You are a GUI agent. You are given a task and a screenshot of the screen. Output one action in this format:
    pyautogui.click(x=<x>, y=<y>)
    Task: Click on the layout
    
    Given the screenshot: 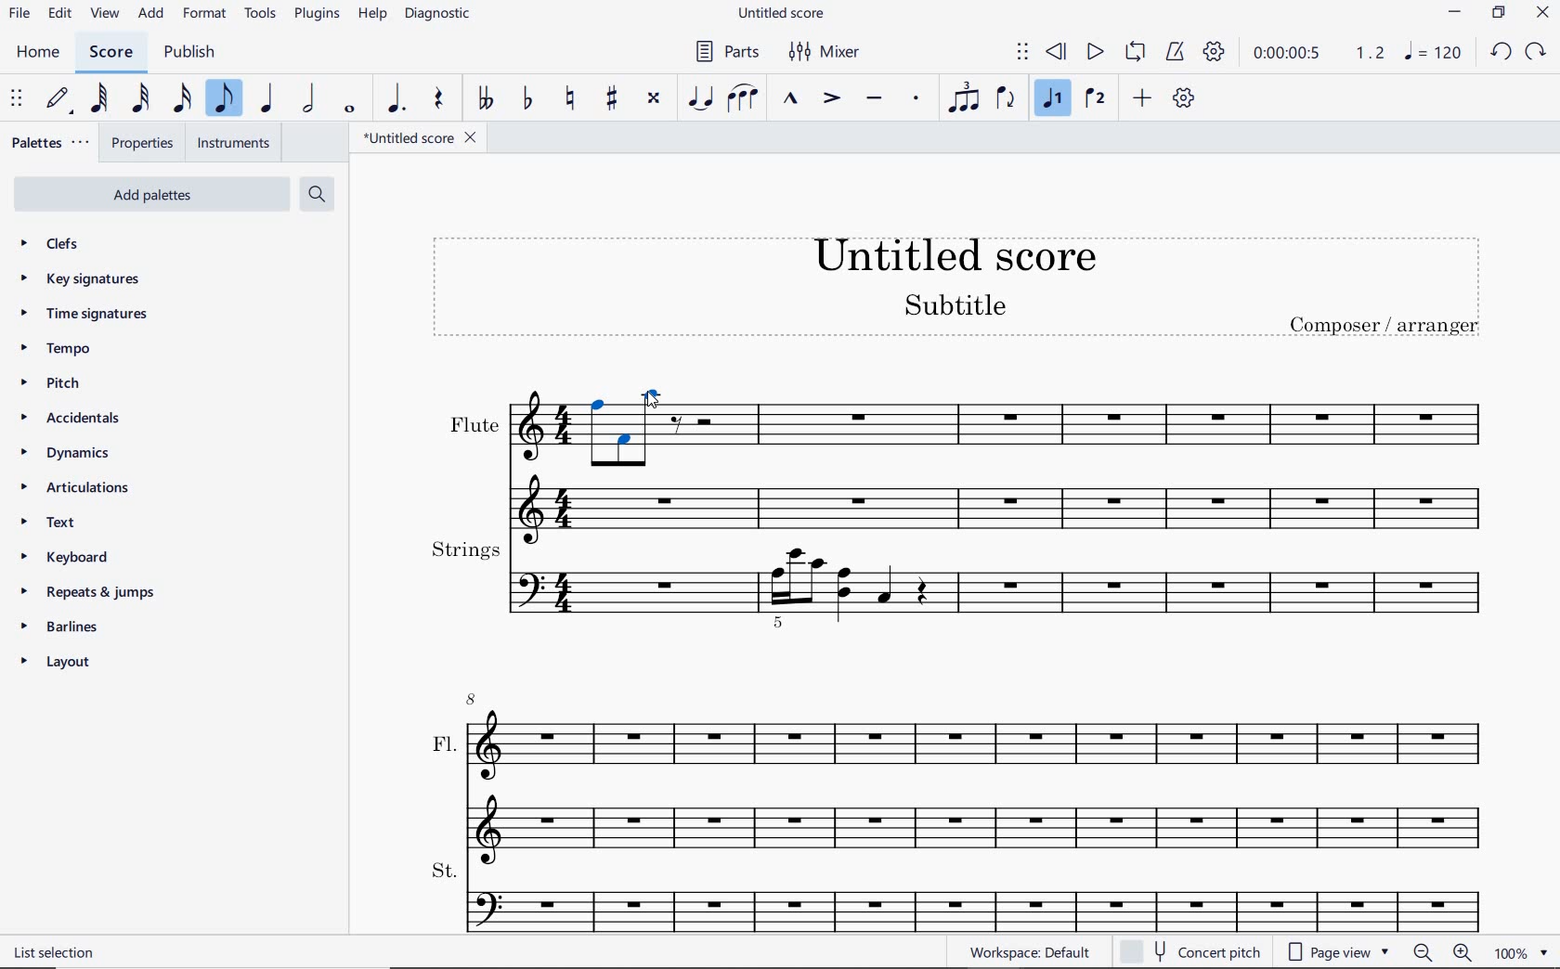 What is the action you would take?
    pyautogui.click(x=57, y=665)
    